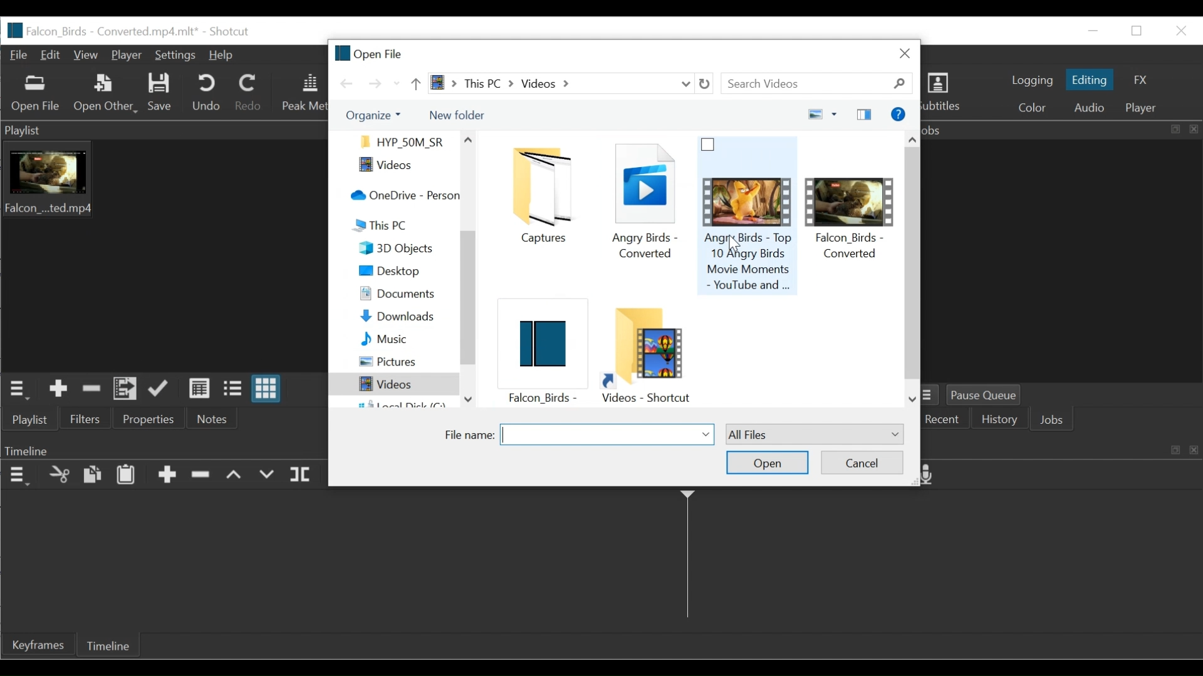  Describe the element at coordinates (467, 312) in the screenshot. I see `Vertical Scroll bar` at that location.